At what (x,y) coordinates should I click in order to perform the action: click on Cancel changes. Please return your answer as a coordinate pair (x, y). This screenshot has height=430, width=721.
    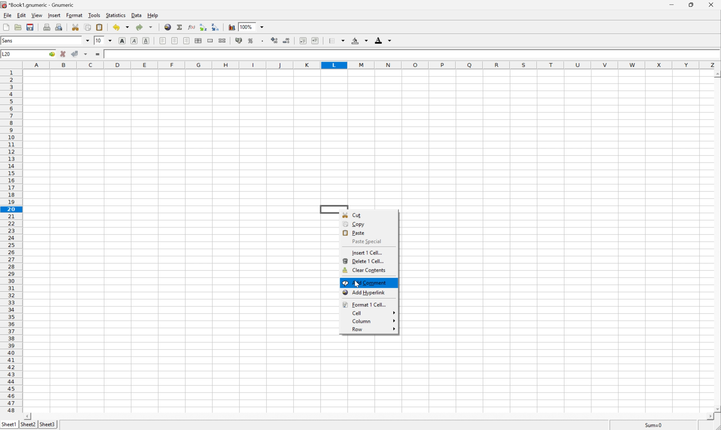
    Looking at the image, I should click on (63, 54).